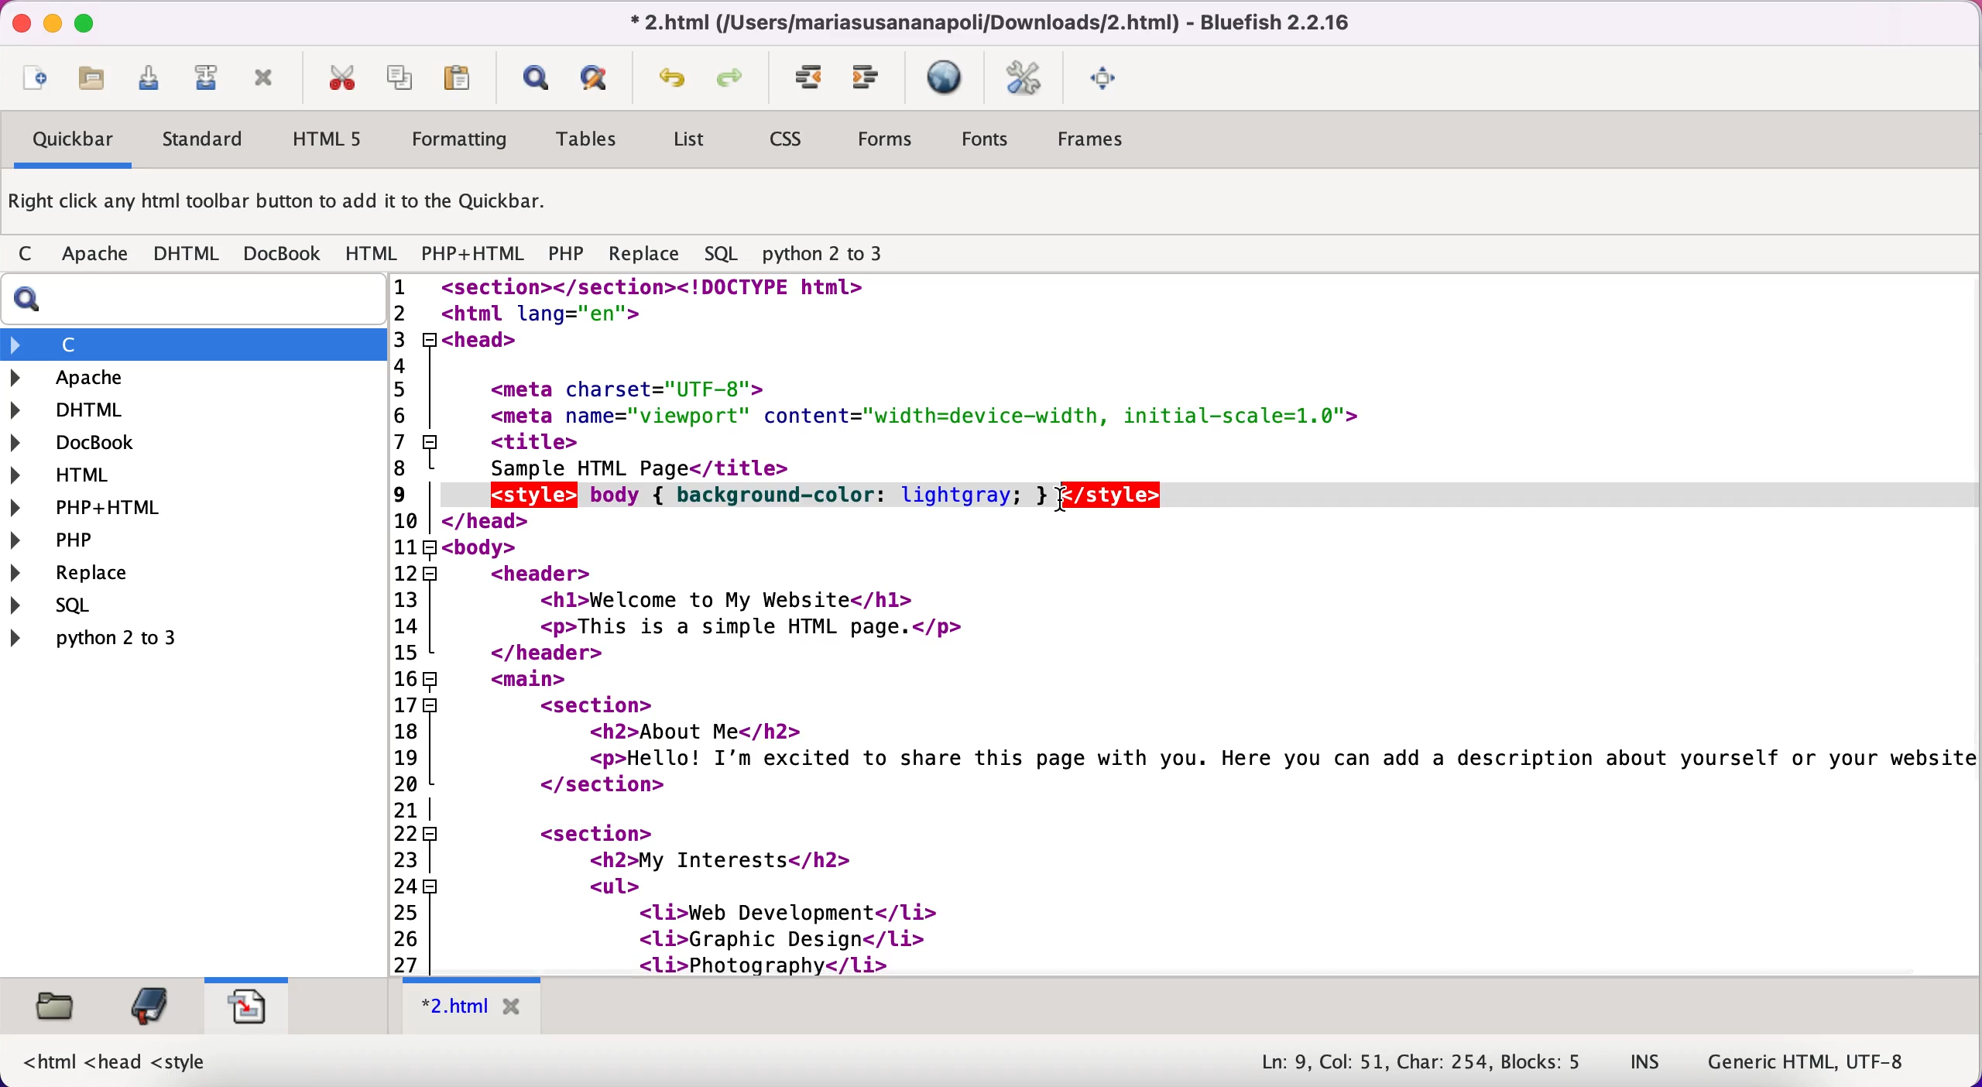  I want to click on sql, so click(122, 605).